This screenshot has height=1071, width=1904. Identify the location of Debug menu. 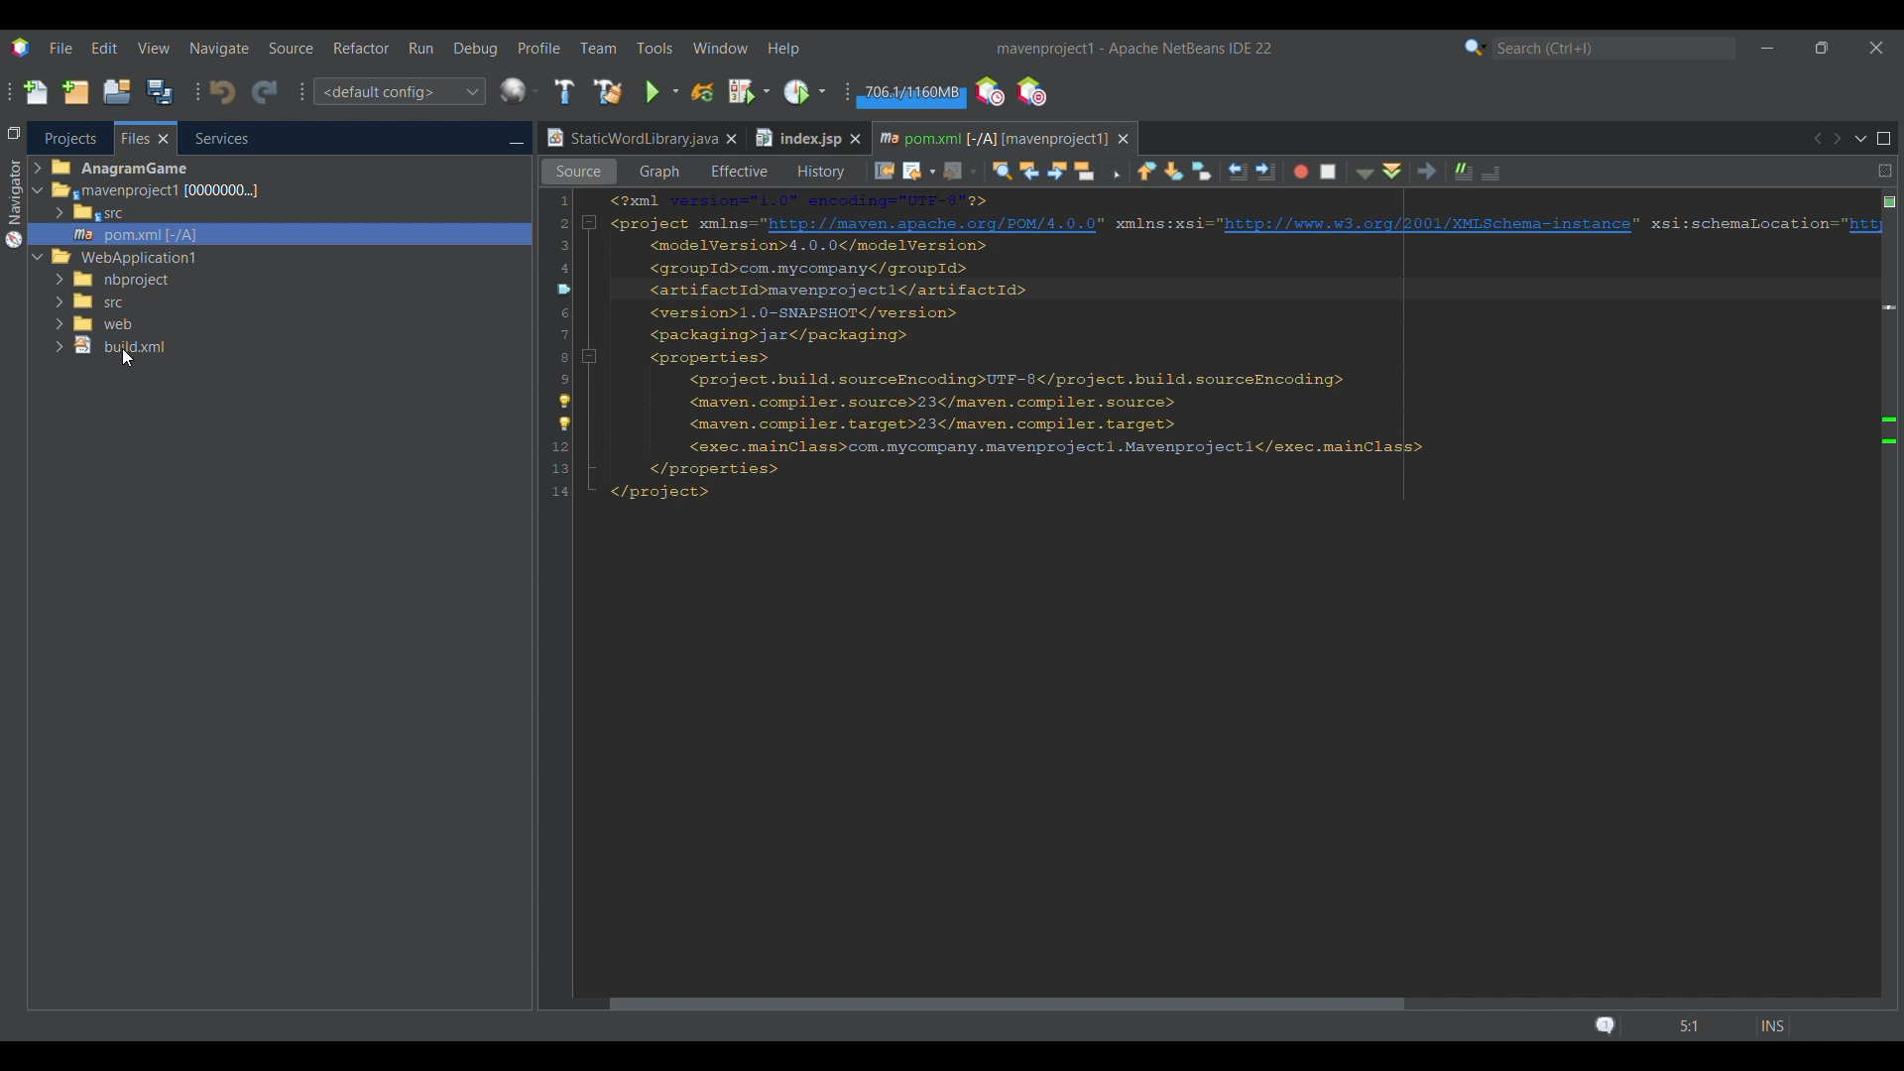
(476, 49).